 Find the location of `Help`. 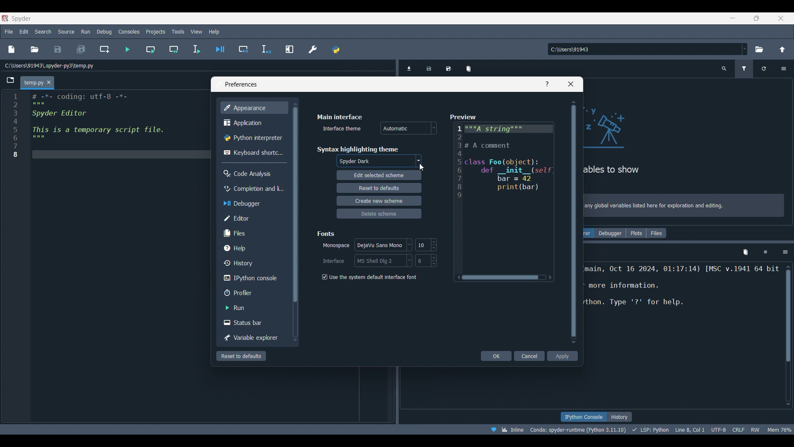

Help is located at coordinates (547, 84).